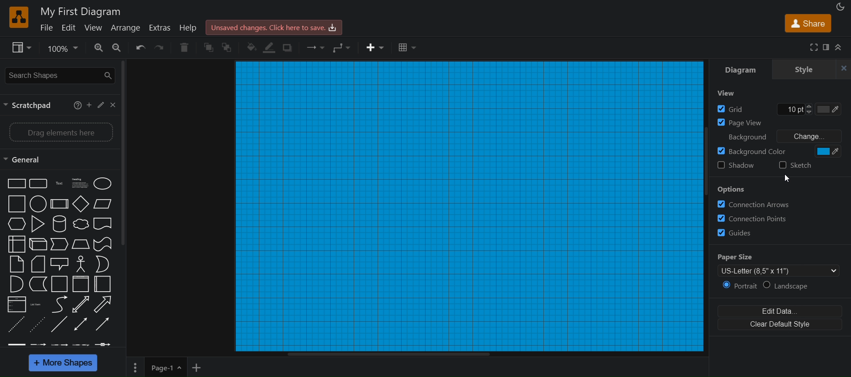 This screenshot has height=377, width=851. Describe the element at coordinates (251, 49) in the screenshot. I see `fill color` at that location.